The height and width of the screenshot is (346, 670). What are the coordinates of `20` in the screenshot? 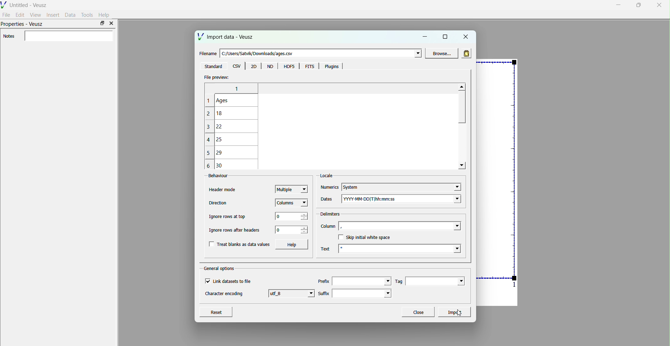 It's located at (254, 67).